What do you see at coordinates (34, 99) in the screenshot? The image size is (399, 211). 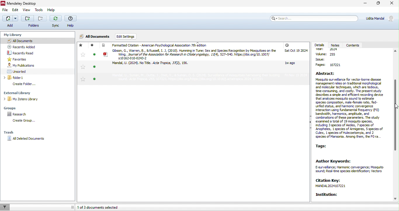 I see `my zotero library` at bounding box center [34, 99].